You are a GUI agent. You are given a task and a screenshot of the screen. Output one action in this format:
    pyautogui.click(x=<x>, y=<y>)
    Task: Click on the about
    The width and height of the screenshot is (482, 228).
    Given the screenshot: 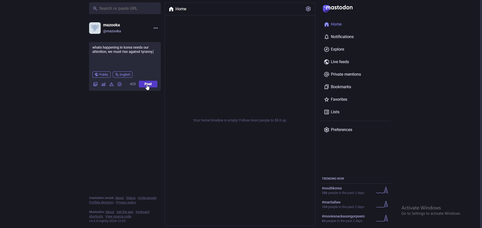 What is the action you would take?
    pyautogui.click(x=110, y=212)
    